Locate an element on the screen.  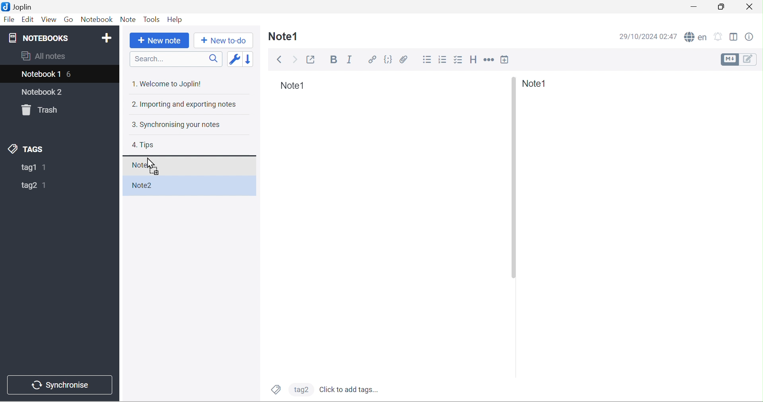
Note1 is located at coordinates (293, 86).